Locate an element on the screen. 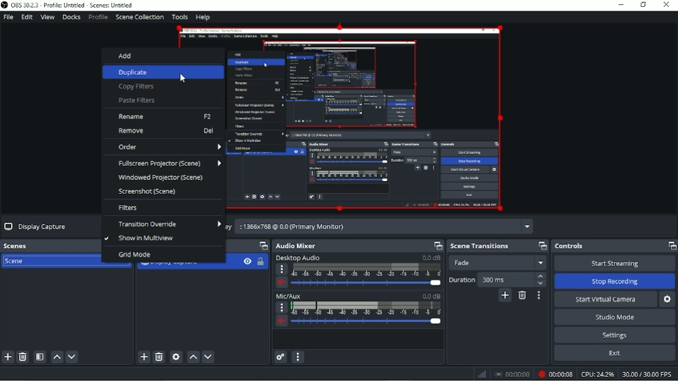  Network is located at coordinates (482, 375).